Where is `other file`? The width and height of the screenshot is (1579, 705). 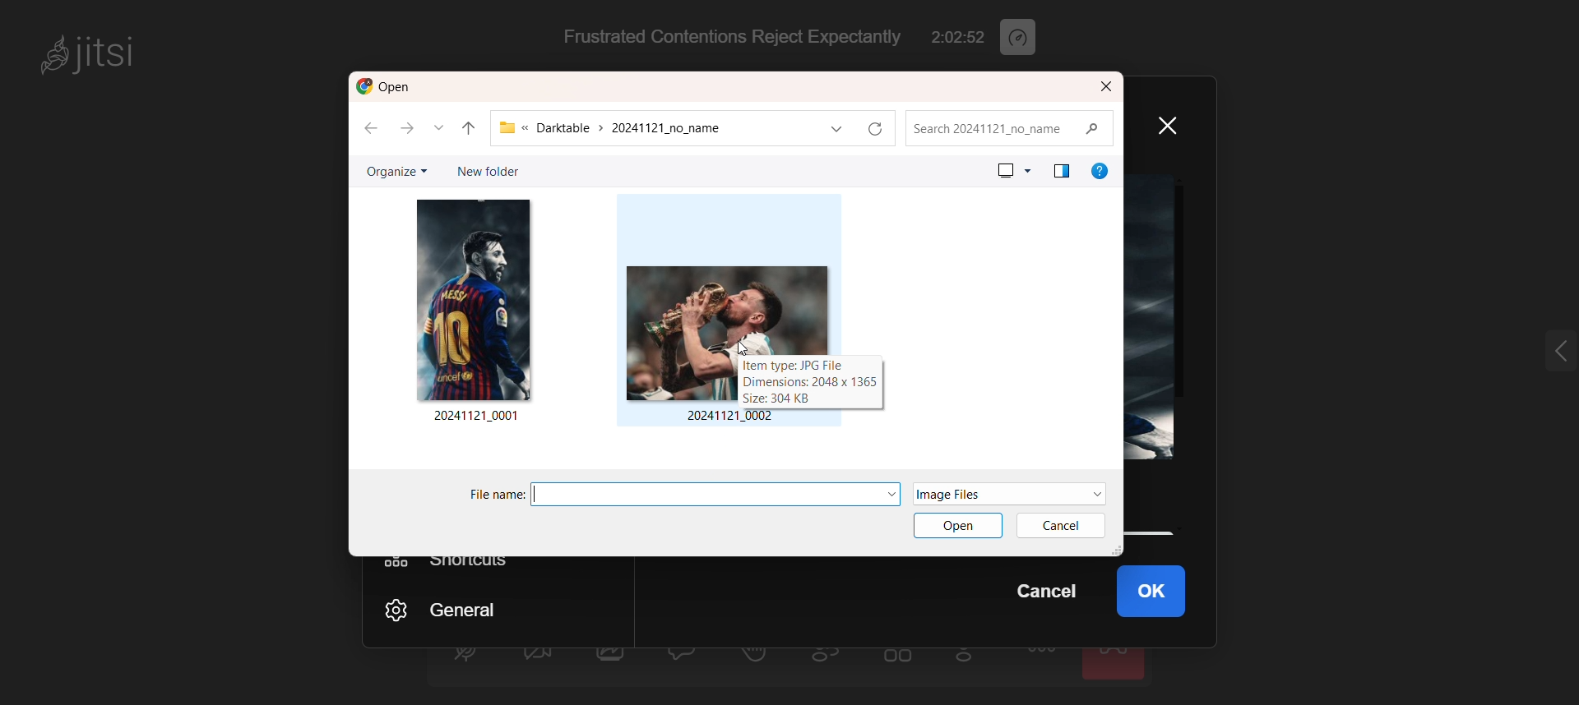 other file is located at coordinates (474, 297).